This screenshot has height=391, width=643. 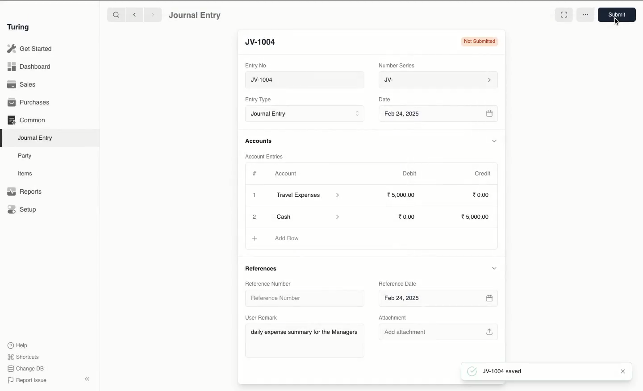 I want to click on Attachment, so click(x=397, y=318).